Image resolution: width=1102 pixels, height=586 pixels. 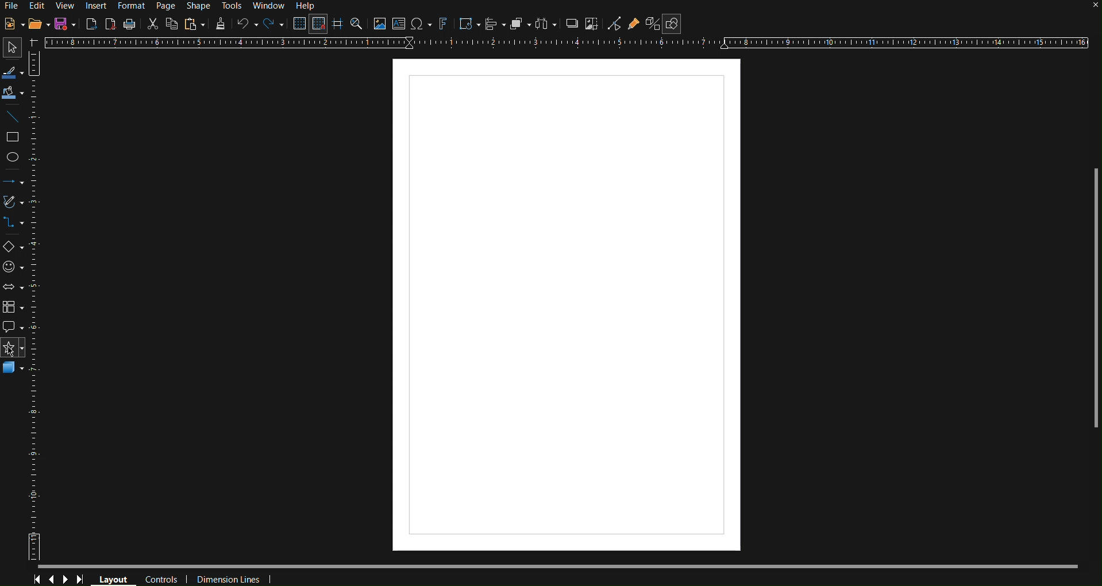 I want to click on Callout Shapes, so click(x=14, y=328).